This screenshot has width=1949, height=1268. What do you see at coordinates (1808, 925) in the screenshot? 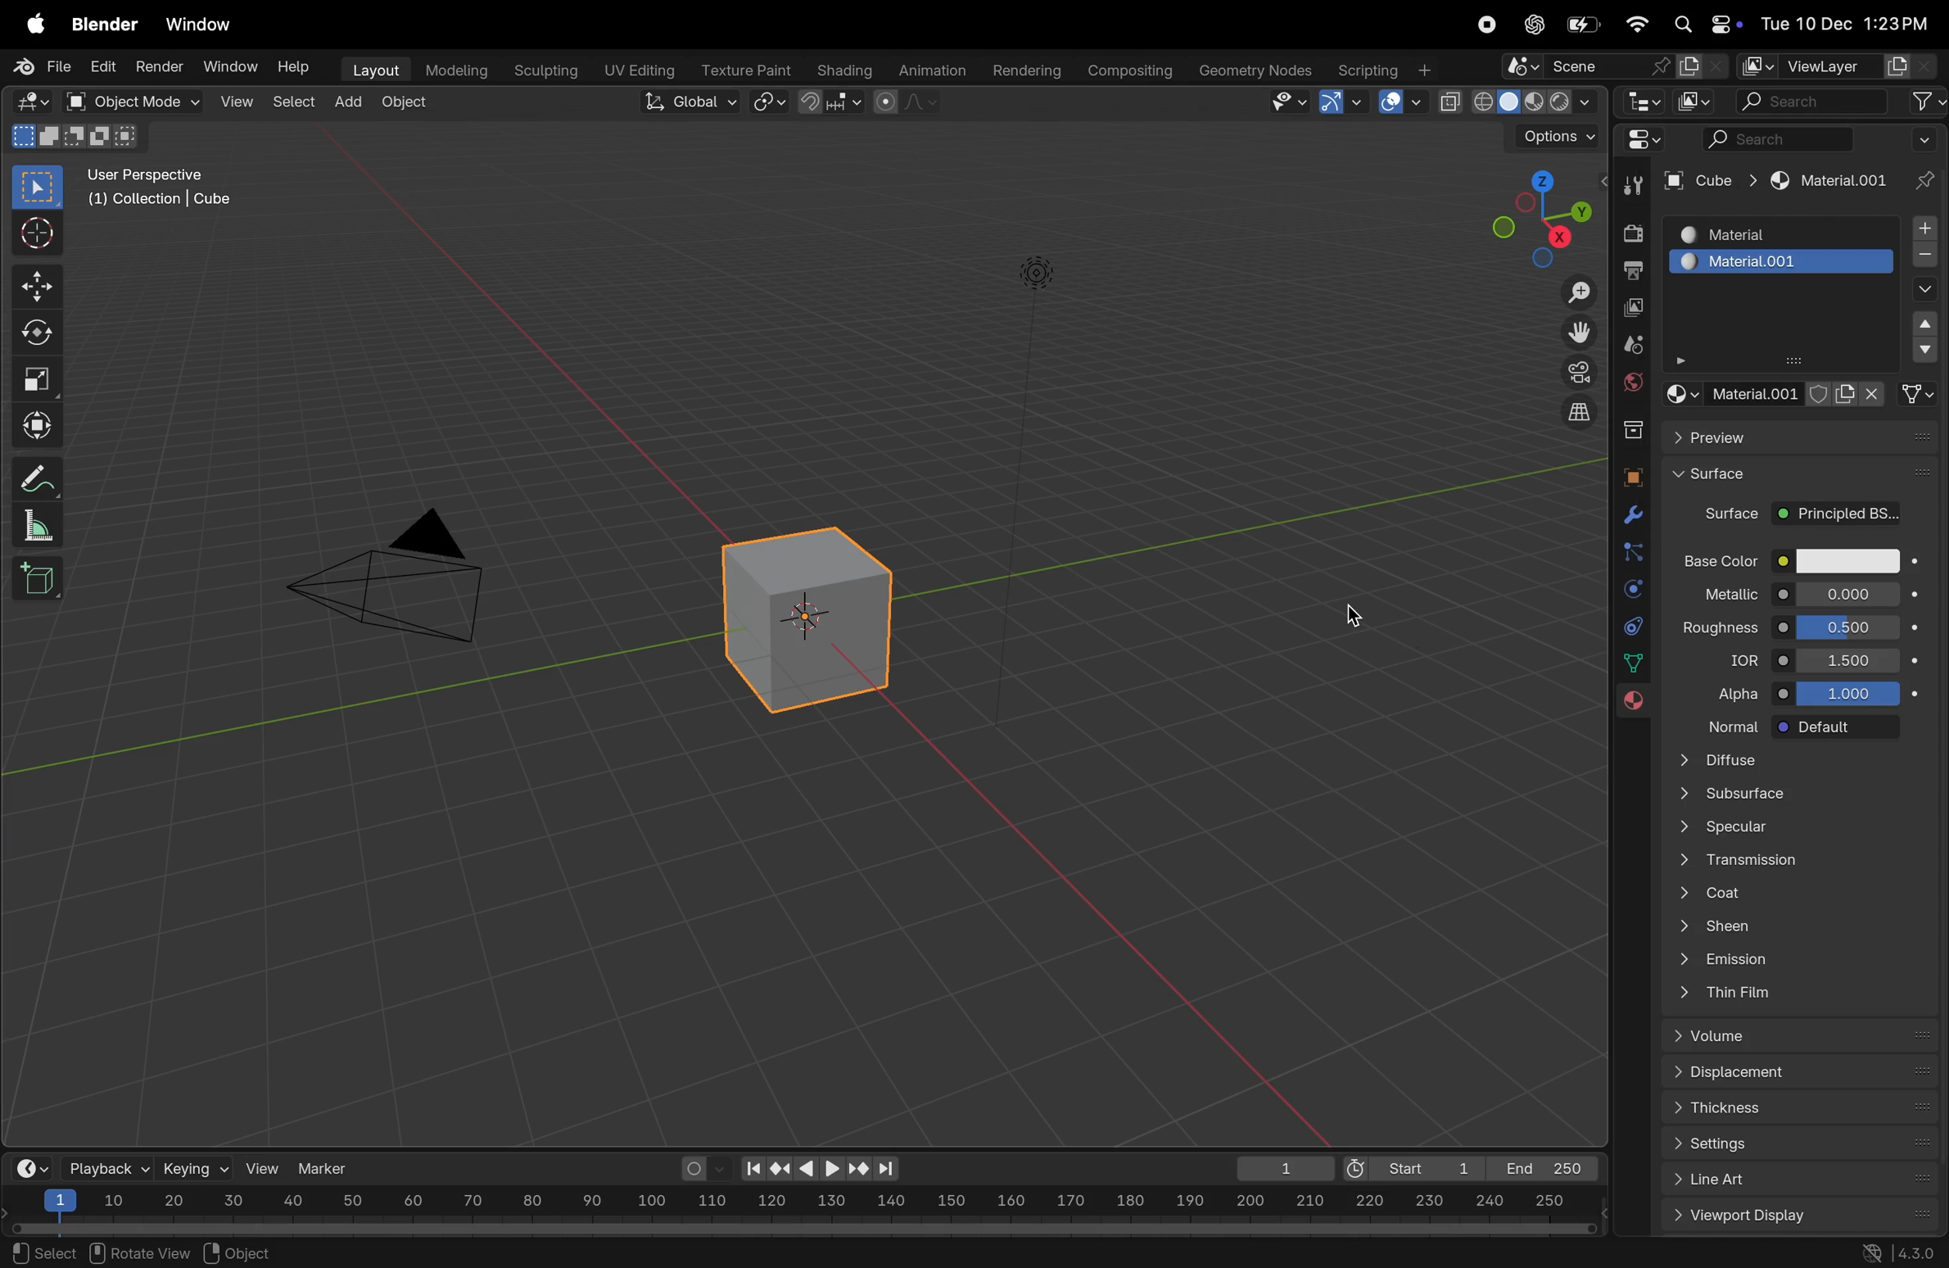
I see `sheen` at bounding box center [1808, 925].